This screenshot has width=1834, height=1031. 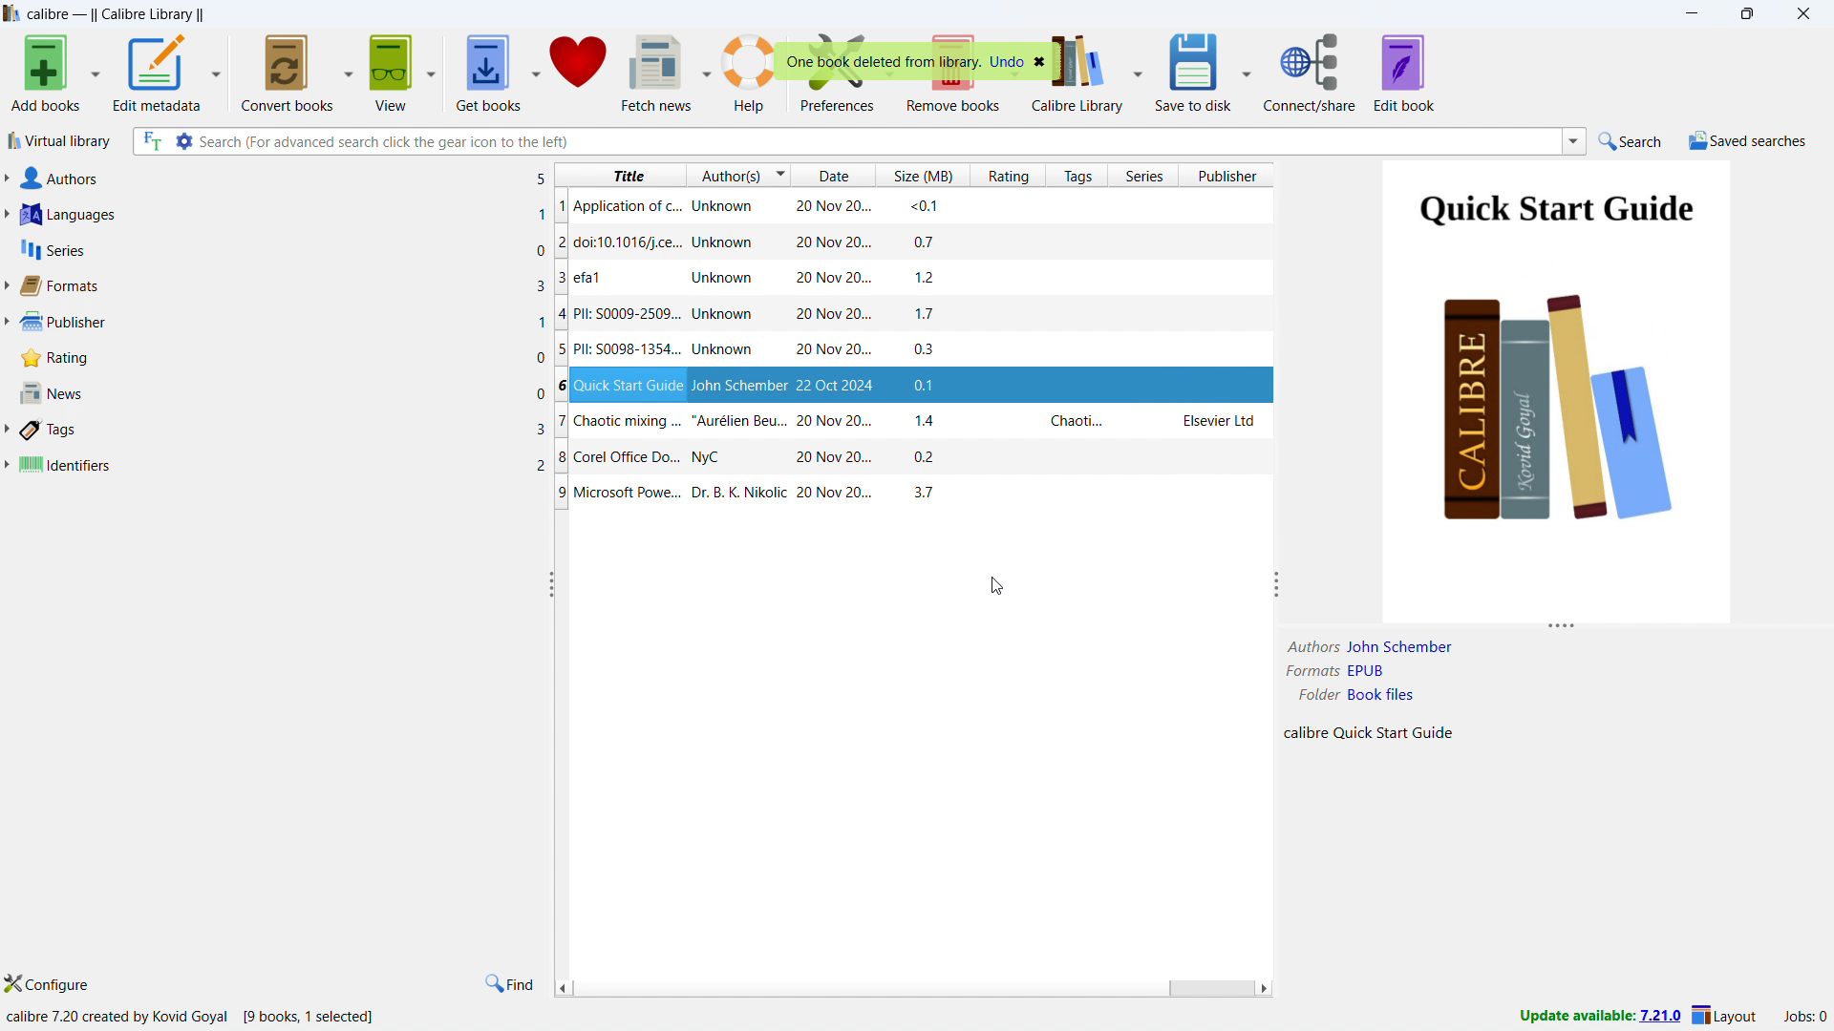 I want to click on PIL: S009-2509..., so click(x=922, y=316).